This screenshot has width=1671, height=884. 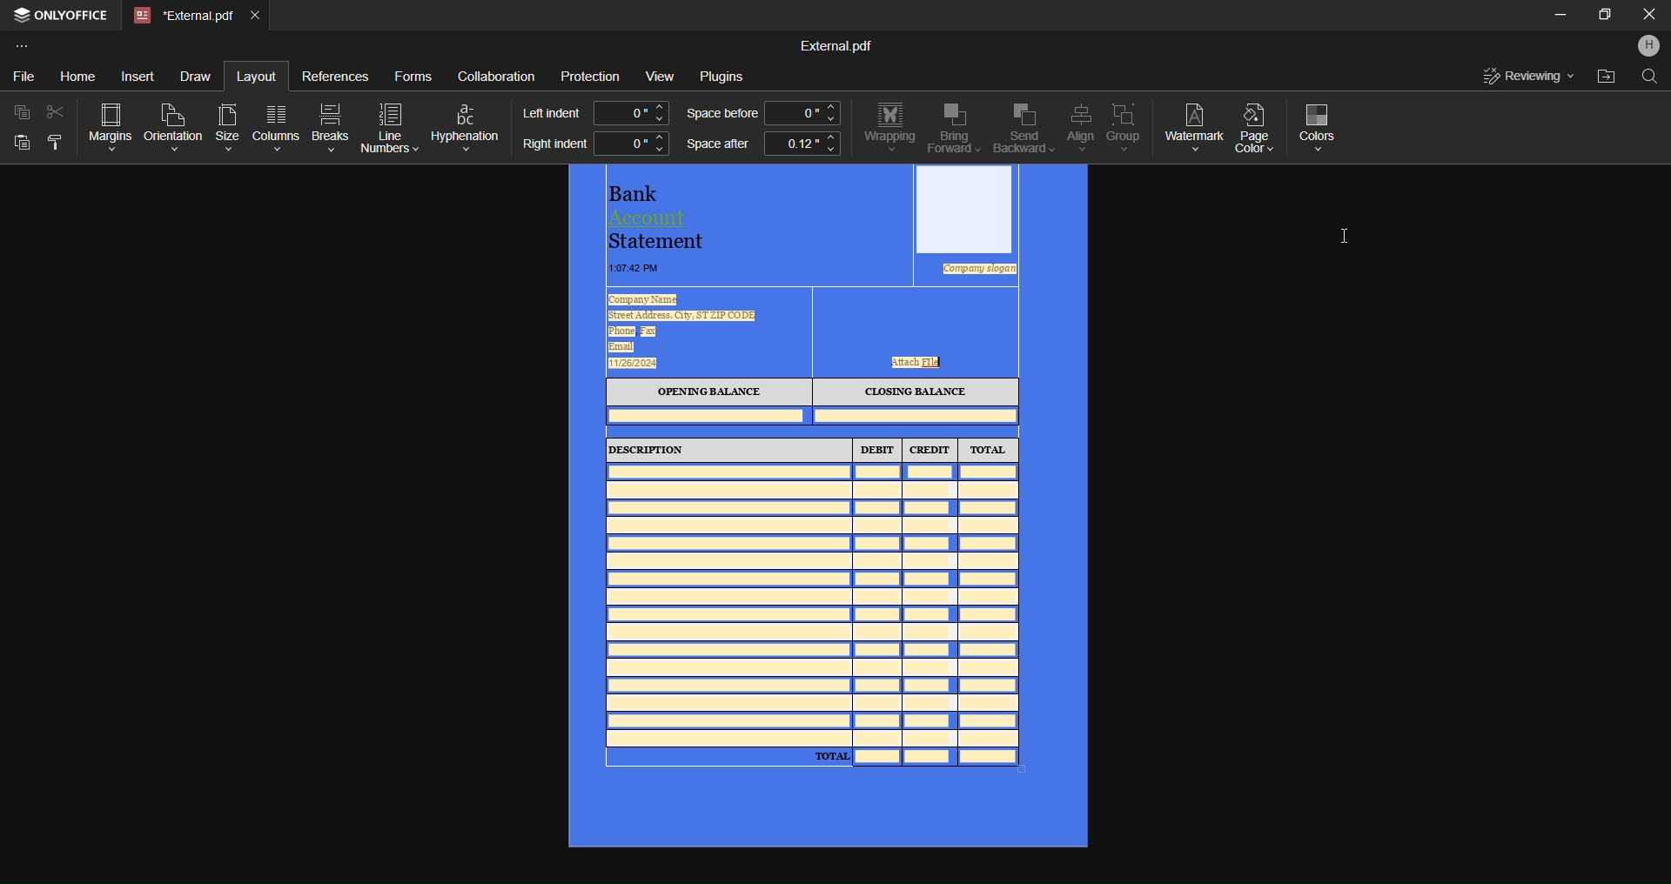 I want to click on External.pdf(File Name), so click(x=836, y=44).